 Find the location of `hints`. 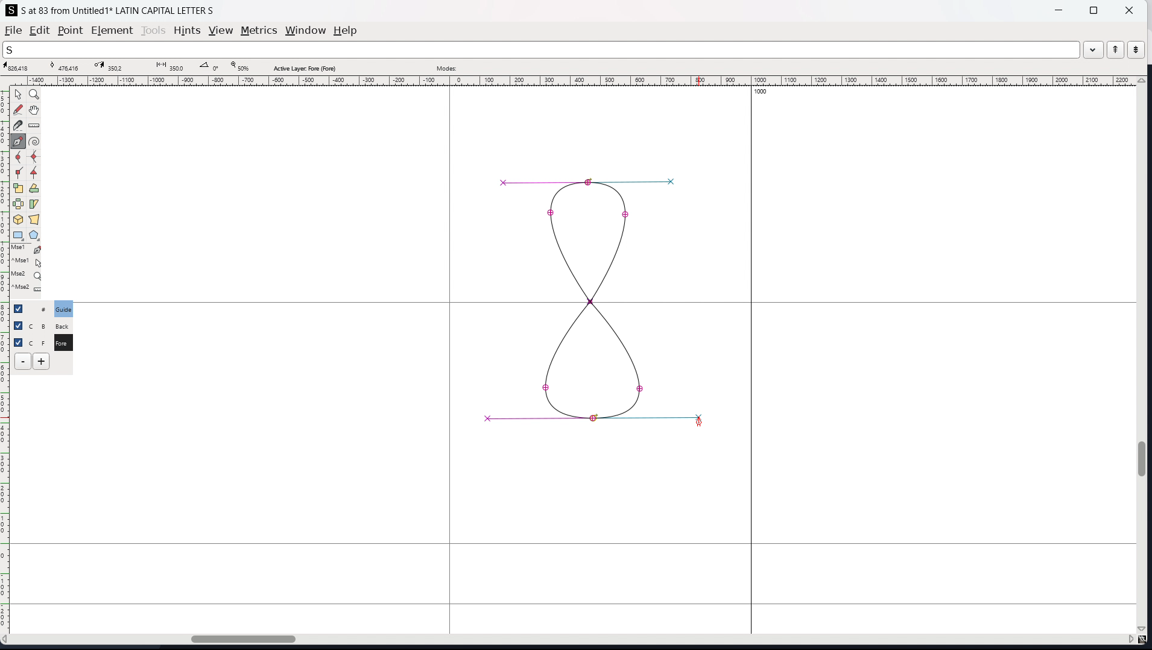

hints is located at coordinates (188, 31).